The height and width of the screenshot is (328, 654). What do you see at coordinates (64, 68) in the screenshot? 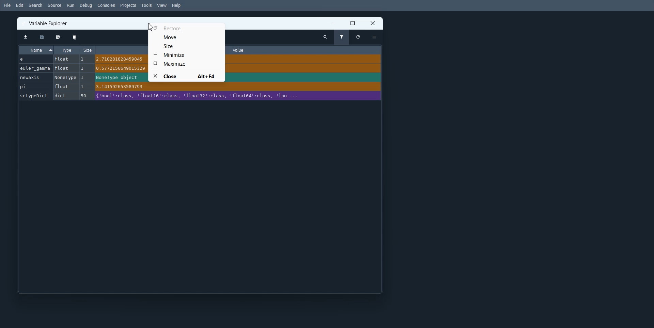
I see `float` at bounding box center [64, 68].